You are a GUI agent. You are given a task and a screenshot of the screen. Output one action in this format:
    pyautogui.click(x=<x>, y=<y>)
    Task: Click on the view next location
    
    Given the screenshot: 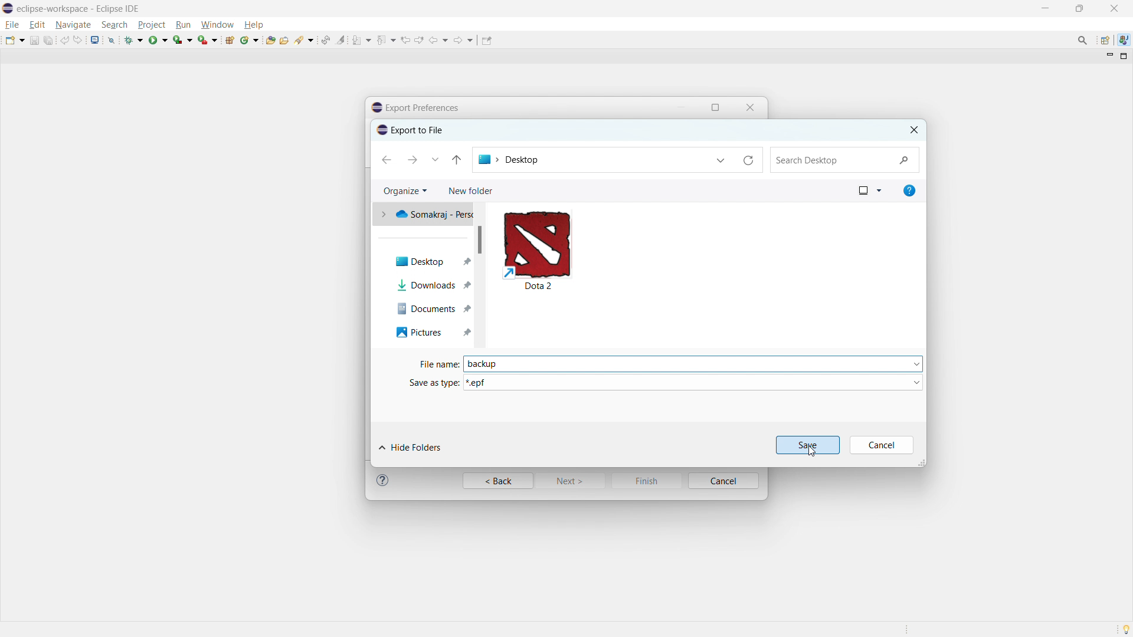 What is the action you would take?
    pyautogui.click(x=420, y=40)
    